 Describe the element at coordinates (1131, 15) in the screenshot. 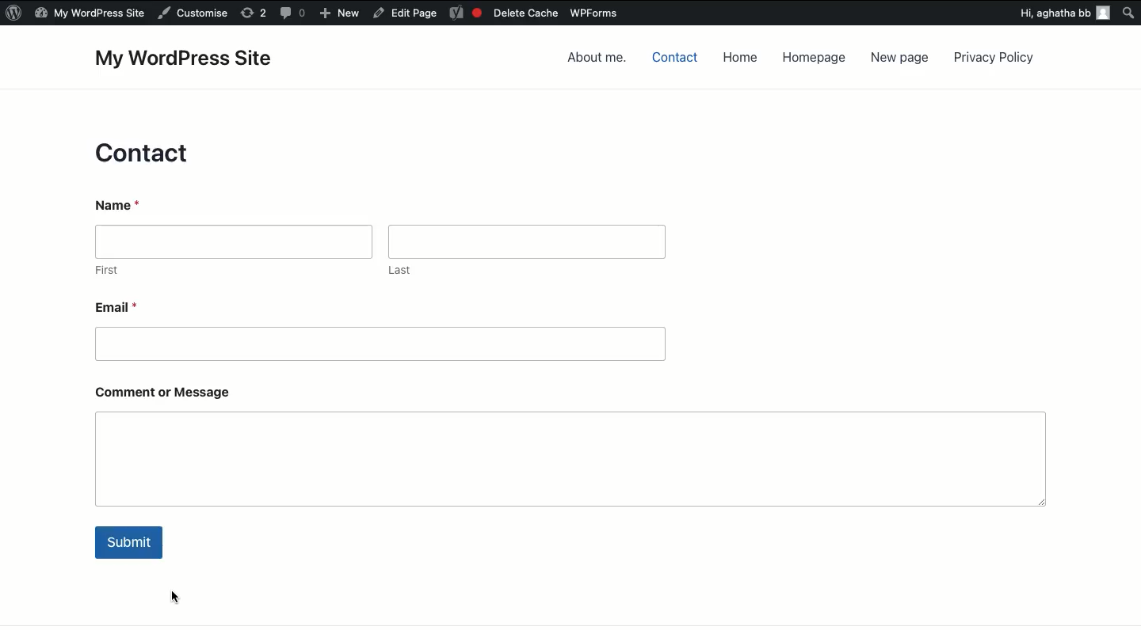

I see `search` at that location.